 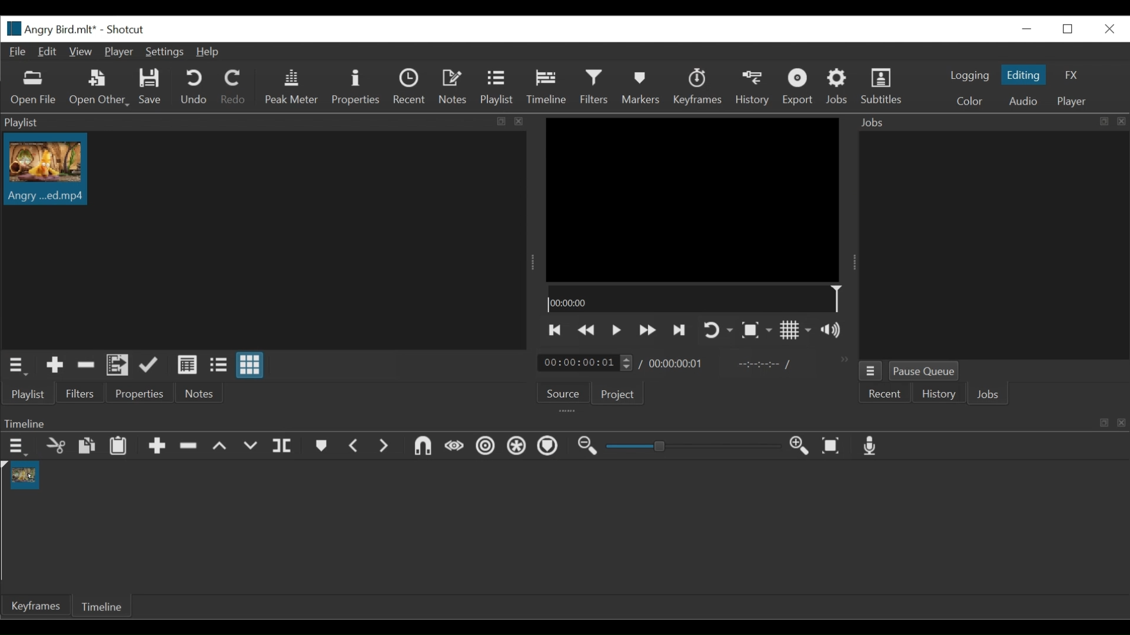 What do you see at coordinates (587, 330) in the screenshot?
I see `Play backward quickly` at bounding box center [587, 330].